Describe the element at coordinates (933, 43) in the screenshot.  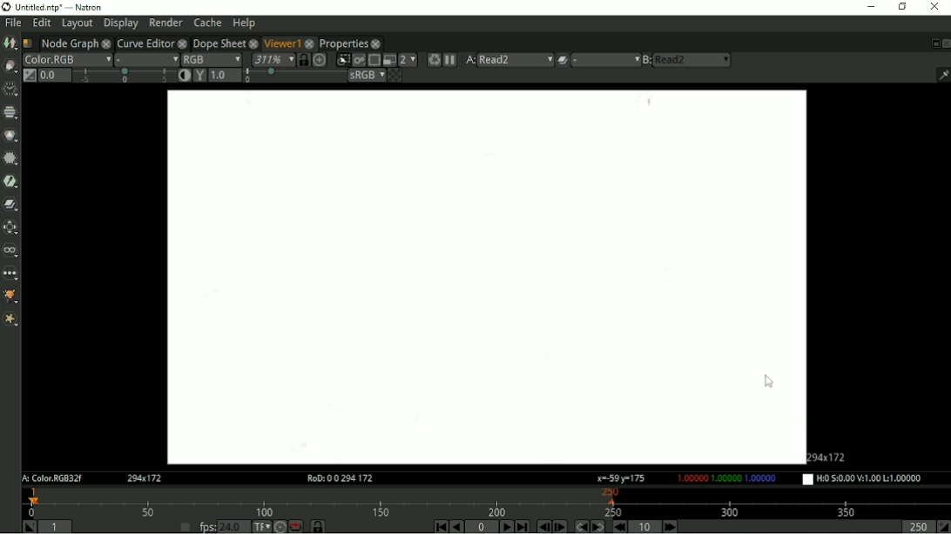
I see `Float pane` at that location.